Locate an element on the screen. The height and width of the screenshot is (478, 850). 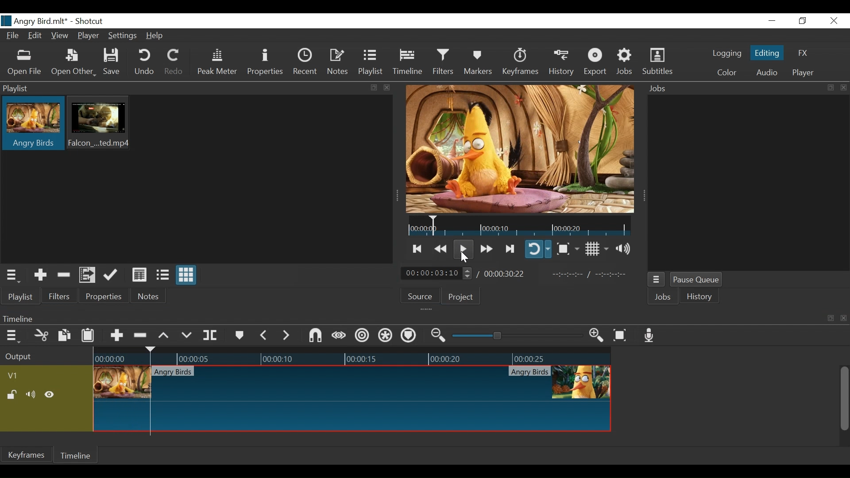
Open File is located at coordinates (26, 62).